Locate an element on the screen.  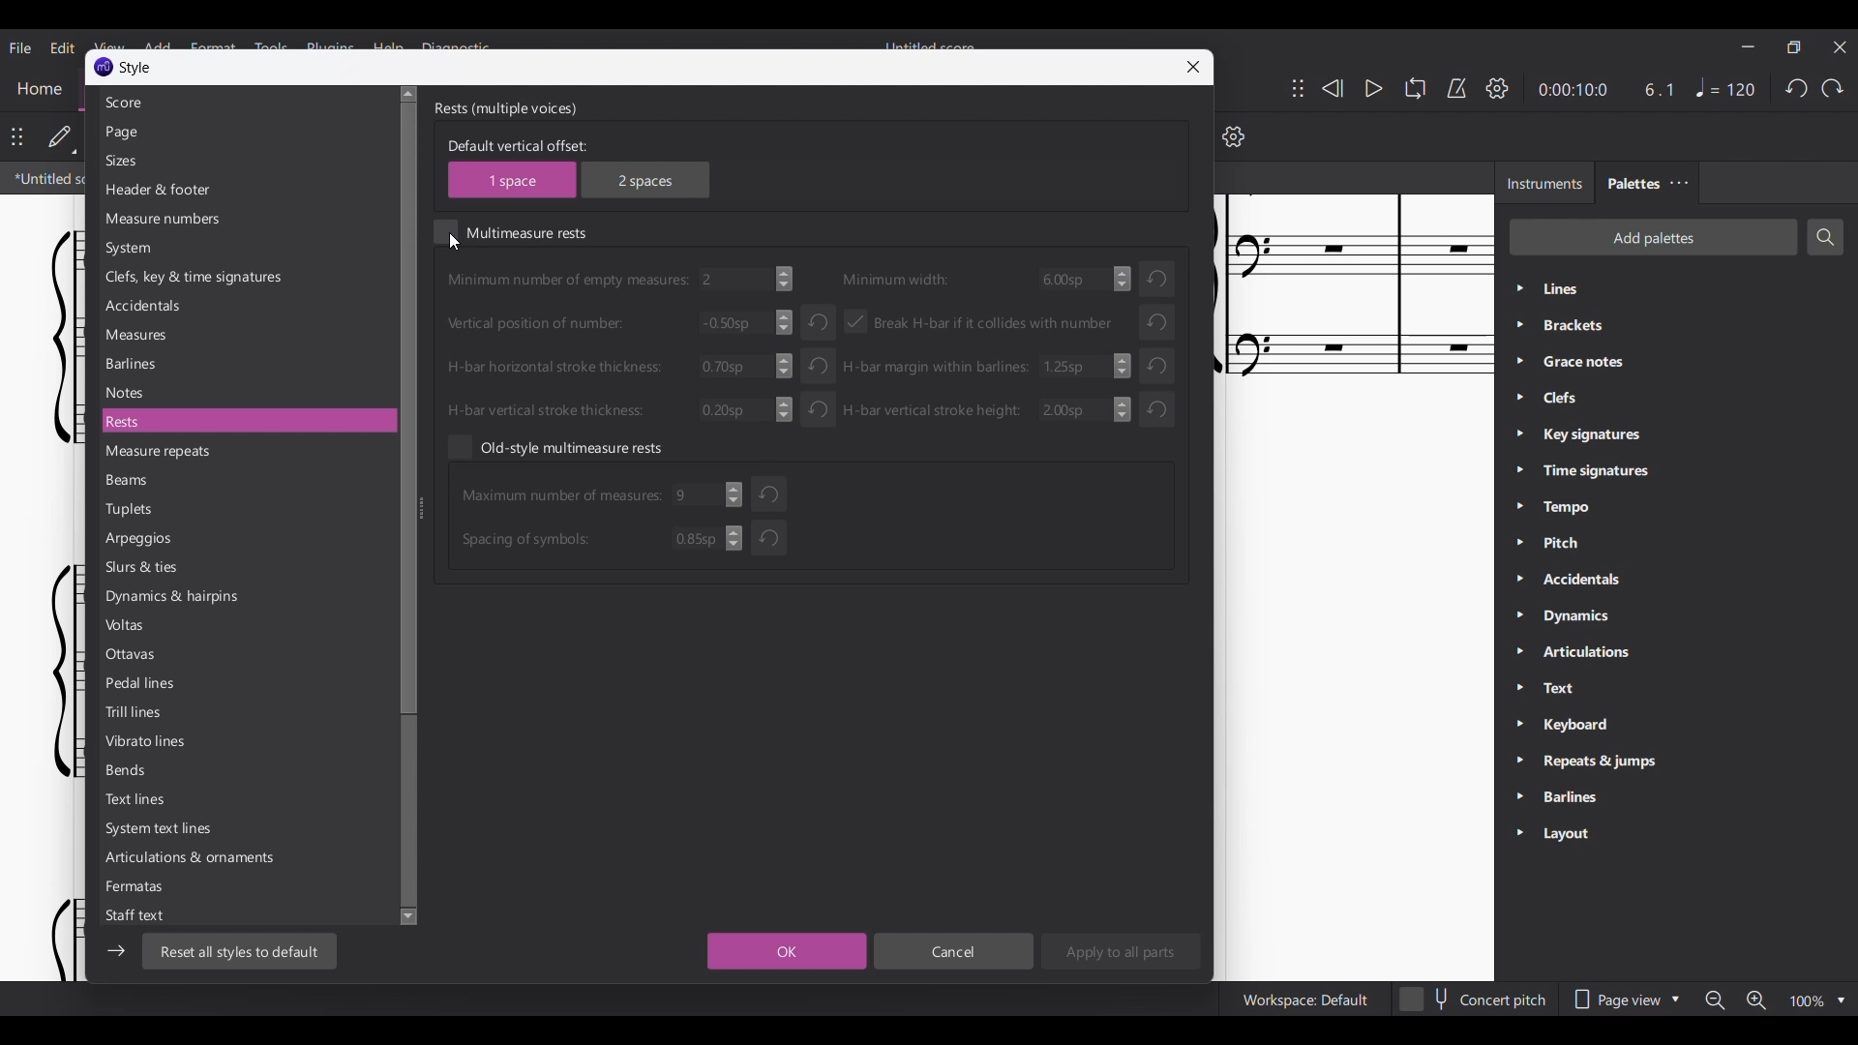
Zoom in is located at coordinates (1754, 1000).